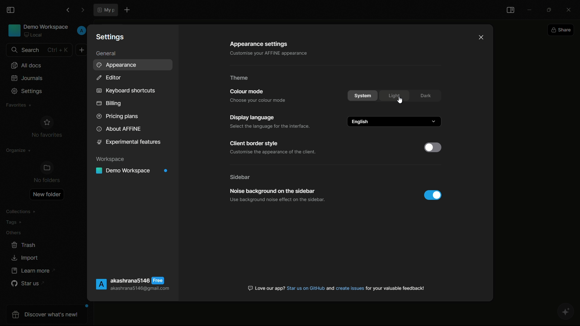 The width and height of the screenshot is (580, 326). I want to click on pricing plans, so click(117, 116).